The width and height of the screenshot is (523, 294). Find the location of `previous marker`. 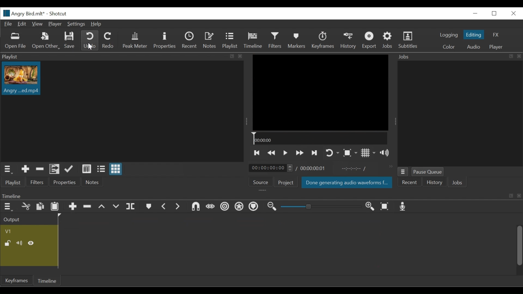

previous marker is located at coordinates (164, 206).